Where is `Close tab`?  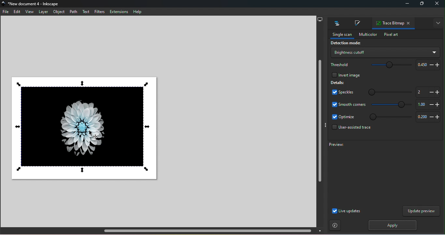
Close tab is located at coordinates (409, 23).